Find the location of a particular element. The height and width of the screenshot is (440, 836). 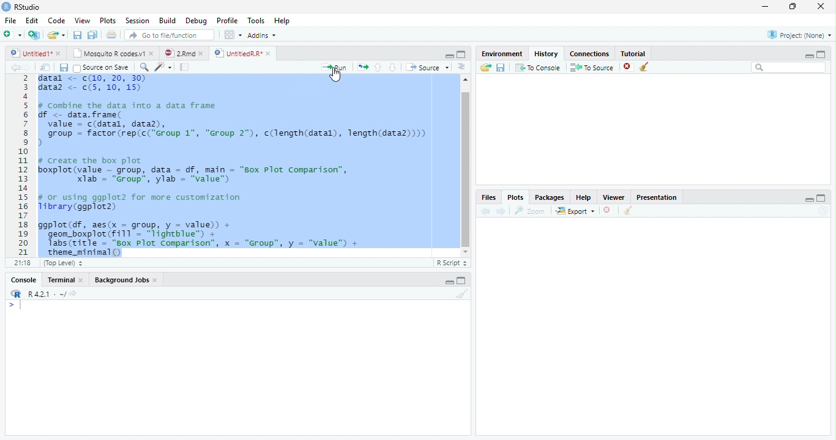

Minimize is located at coordinates (449, 56).